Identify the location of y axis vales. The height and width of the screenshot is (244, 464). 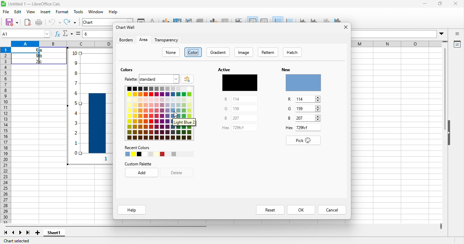
(76, 109).